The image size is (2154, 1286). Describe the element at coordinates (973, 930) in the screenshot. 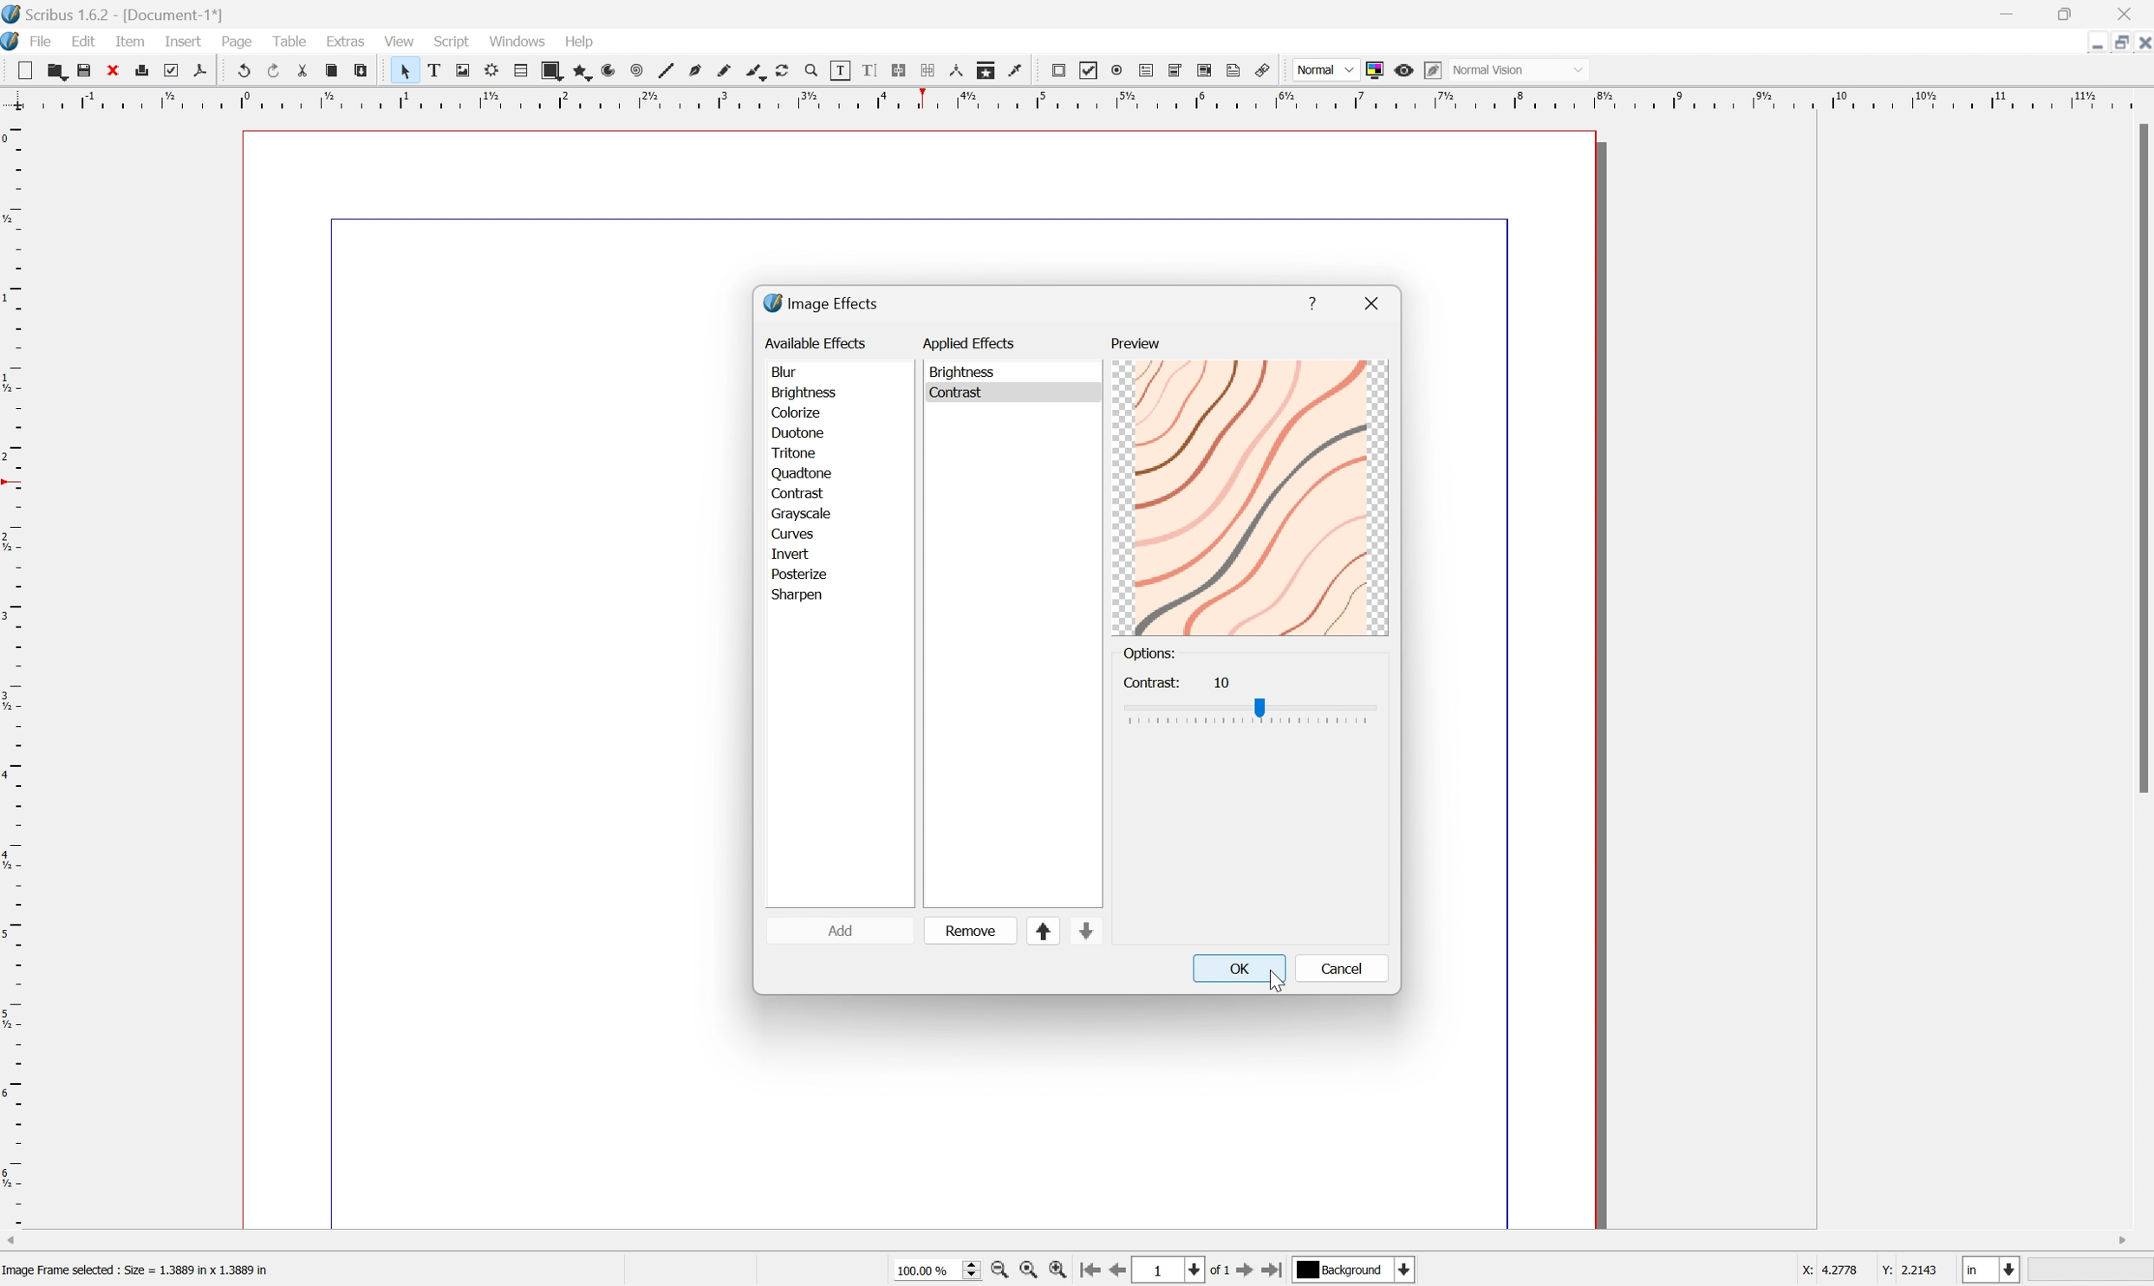

I see `remove` at that location.